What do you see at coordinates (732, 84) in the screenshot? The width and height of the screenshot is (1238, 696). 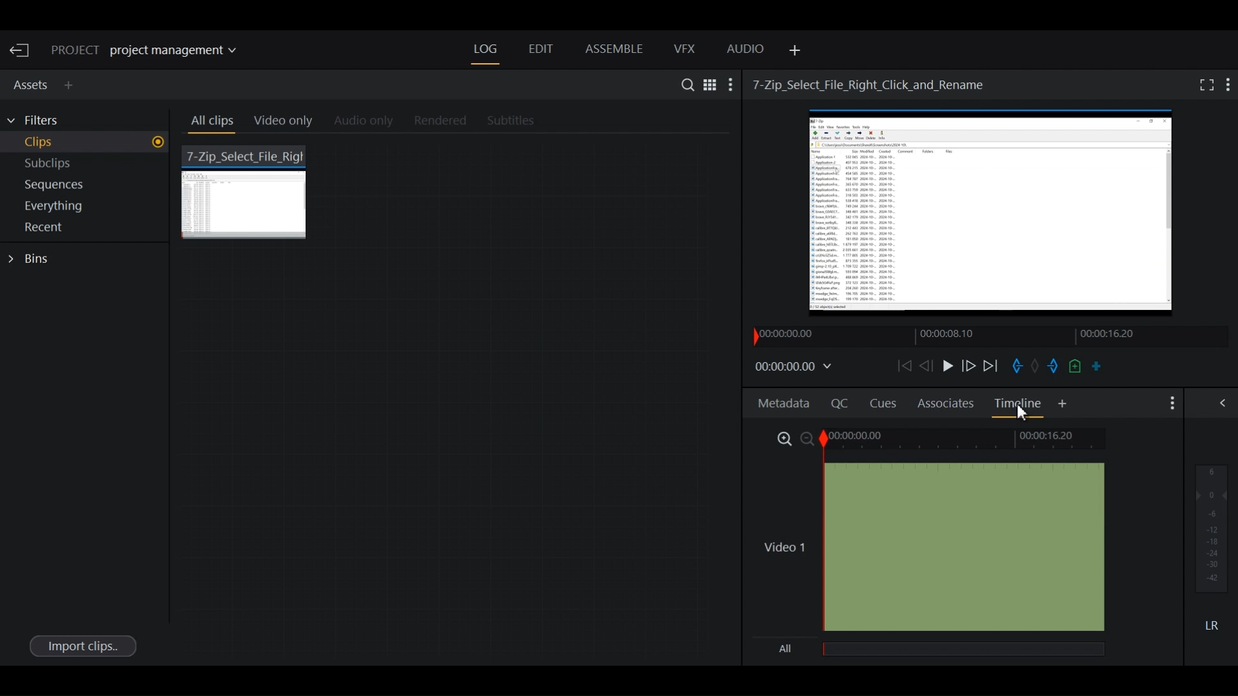 I see `Show settings menu` at bounding box center [732, 84].